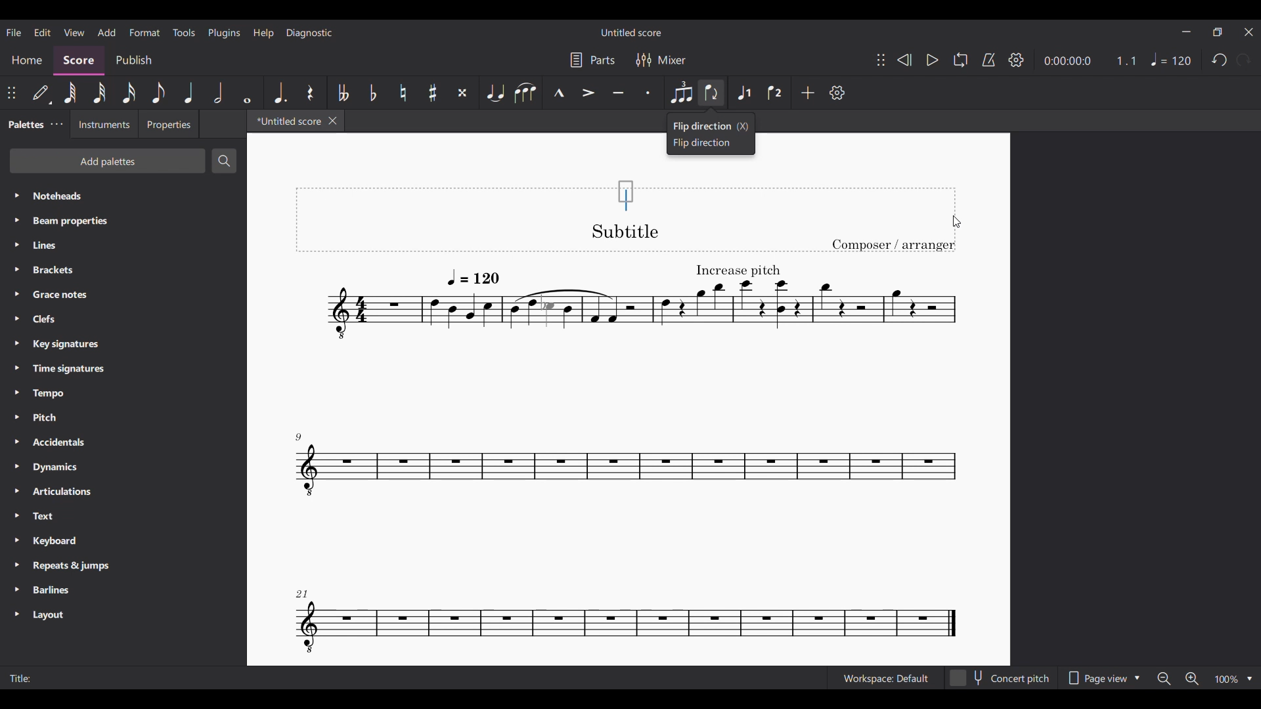  Describe the element at coordinates (123, 295) in the screenshot. I see `Grace notes` at that location.